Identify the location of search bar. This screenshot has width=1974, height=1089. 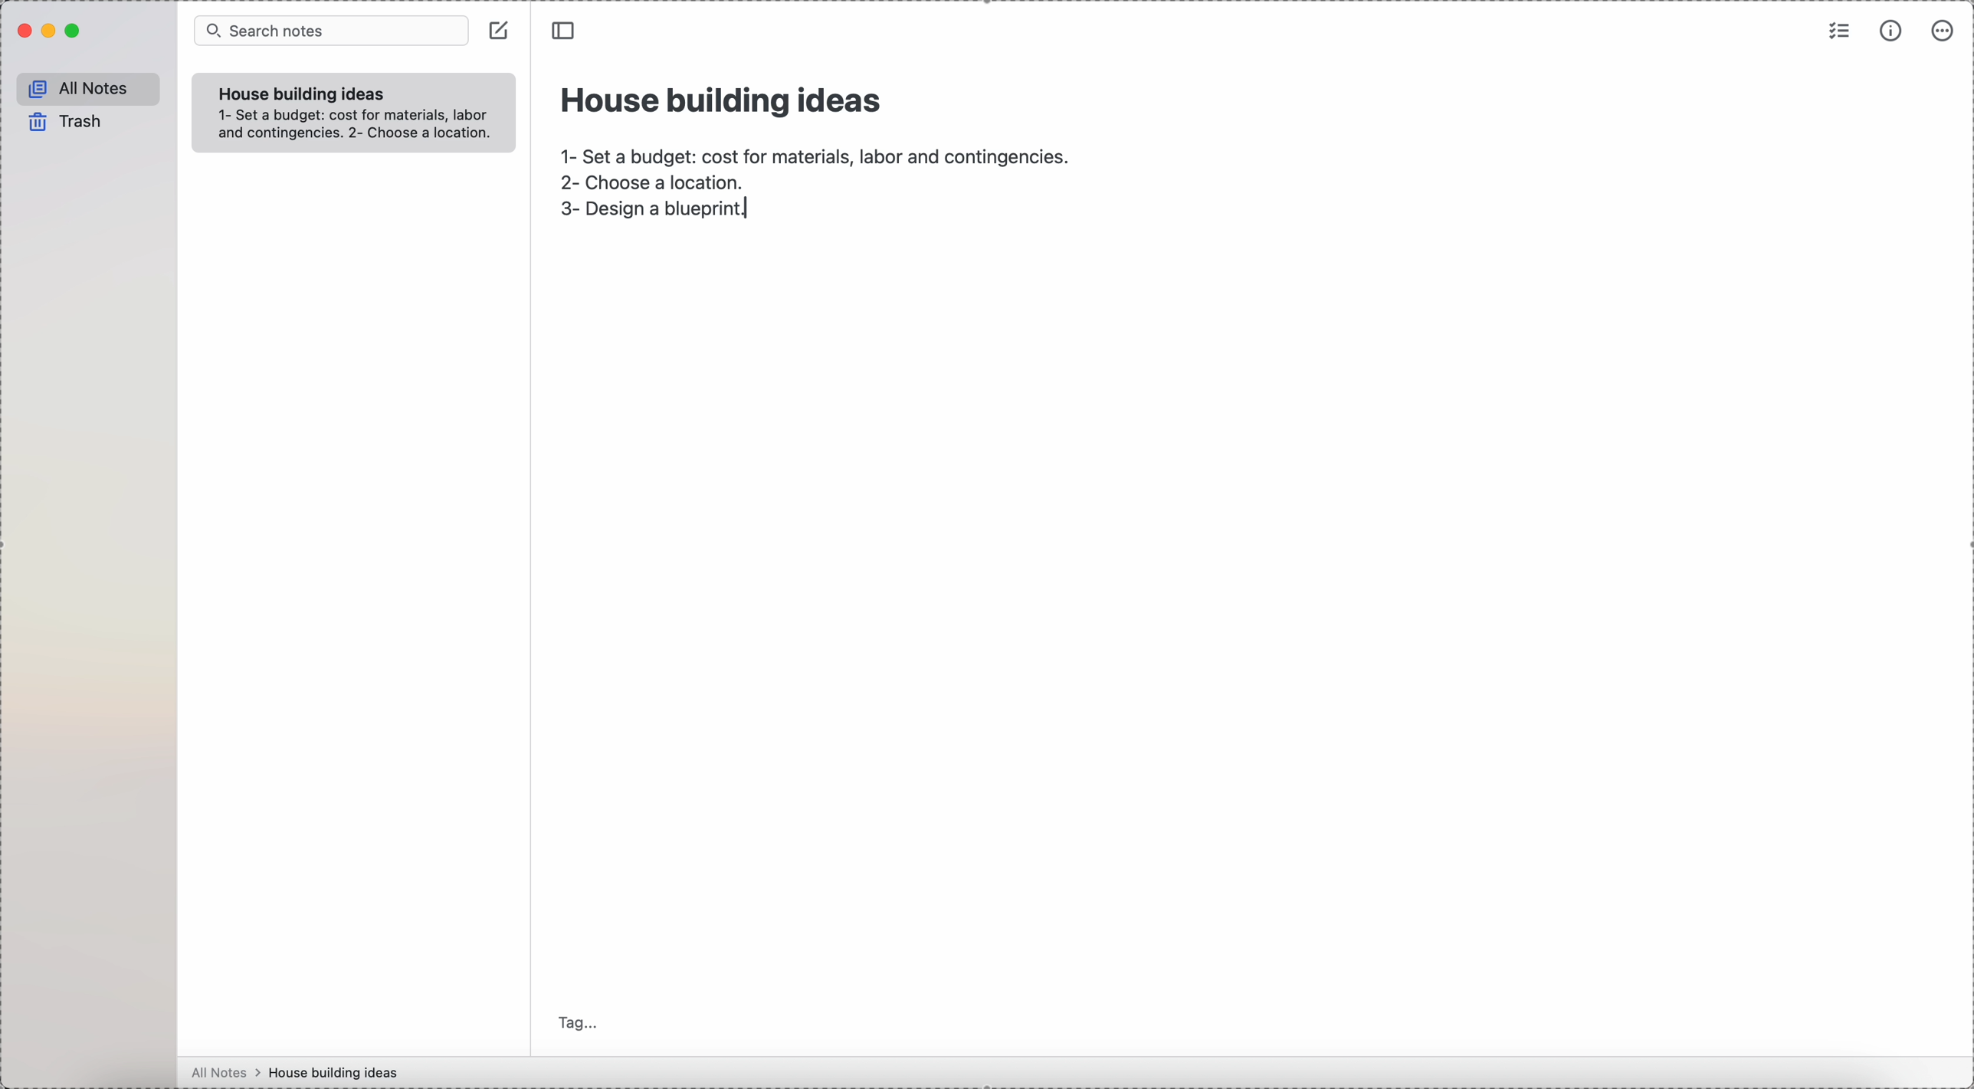
(330, 31).